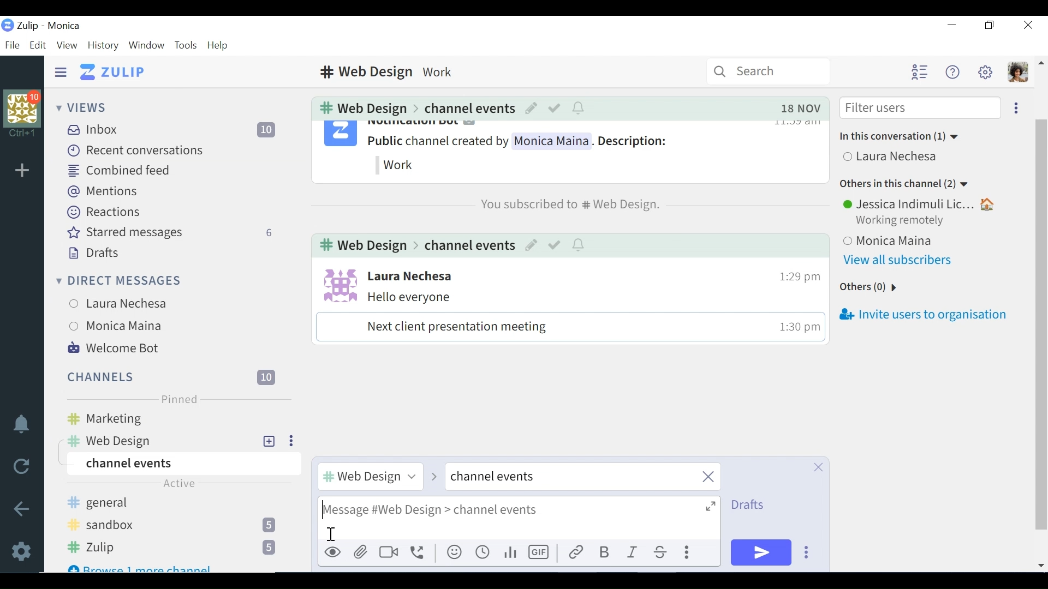 The height and width of the screenshot is (589, 1048). I want to click on Recent conversations, so click(136, 151).